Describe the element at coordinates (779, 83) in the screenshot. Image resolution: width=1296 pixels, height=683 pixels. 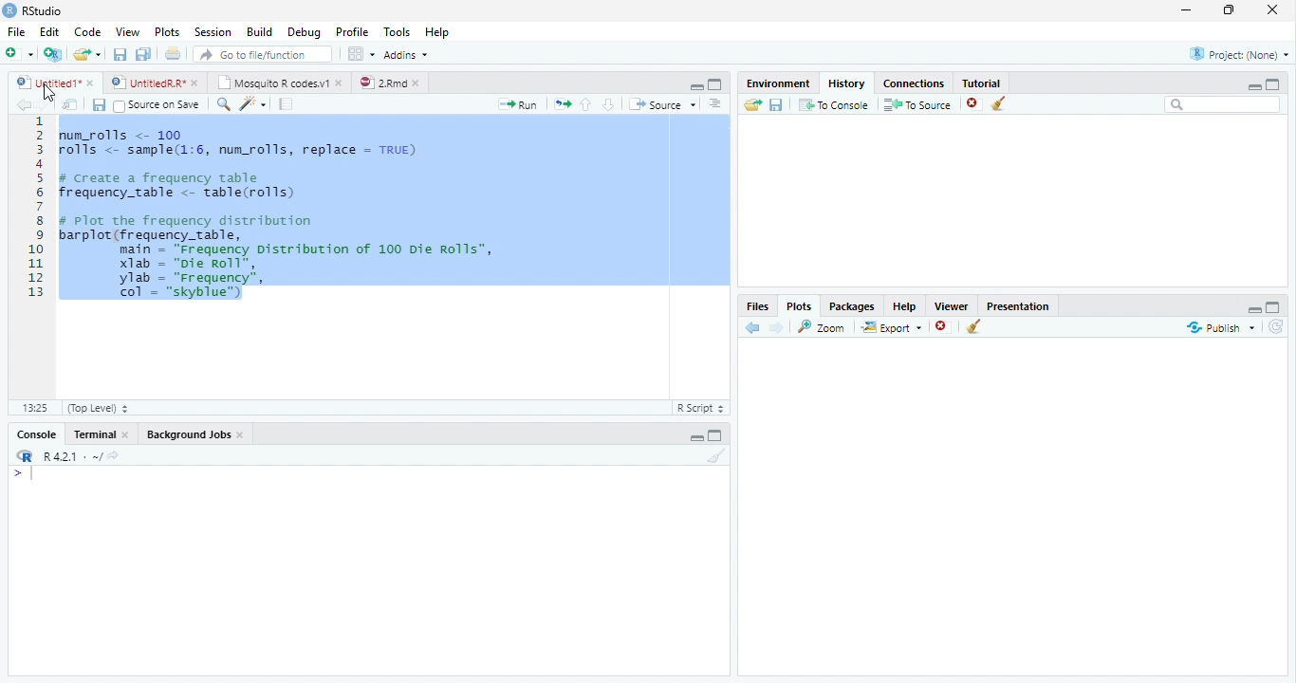
I see `Environment` at that location.